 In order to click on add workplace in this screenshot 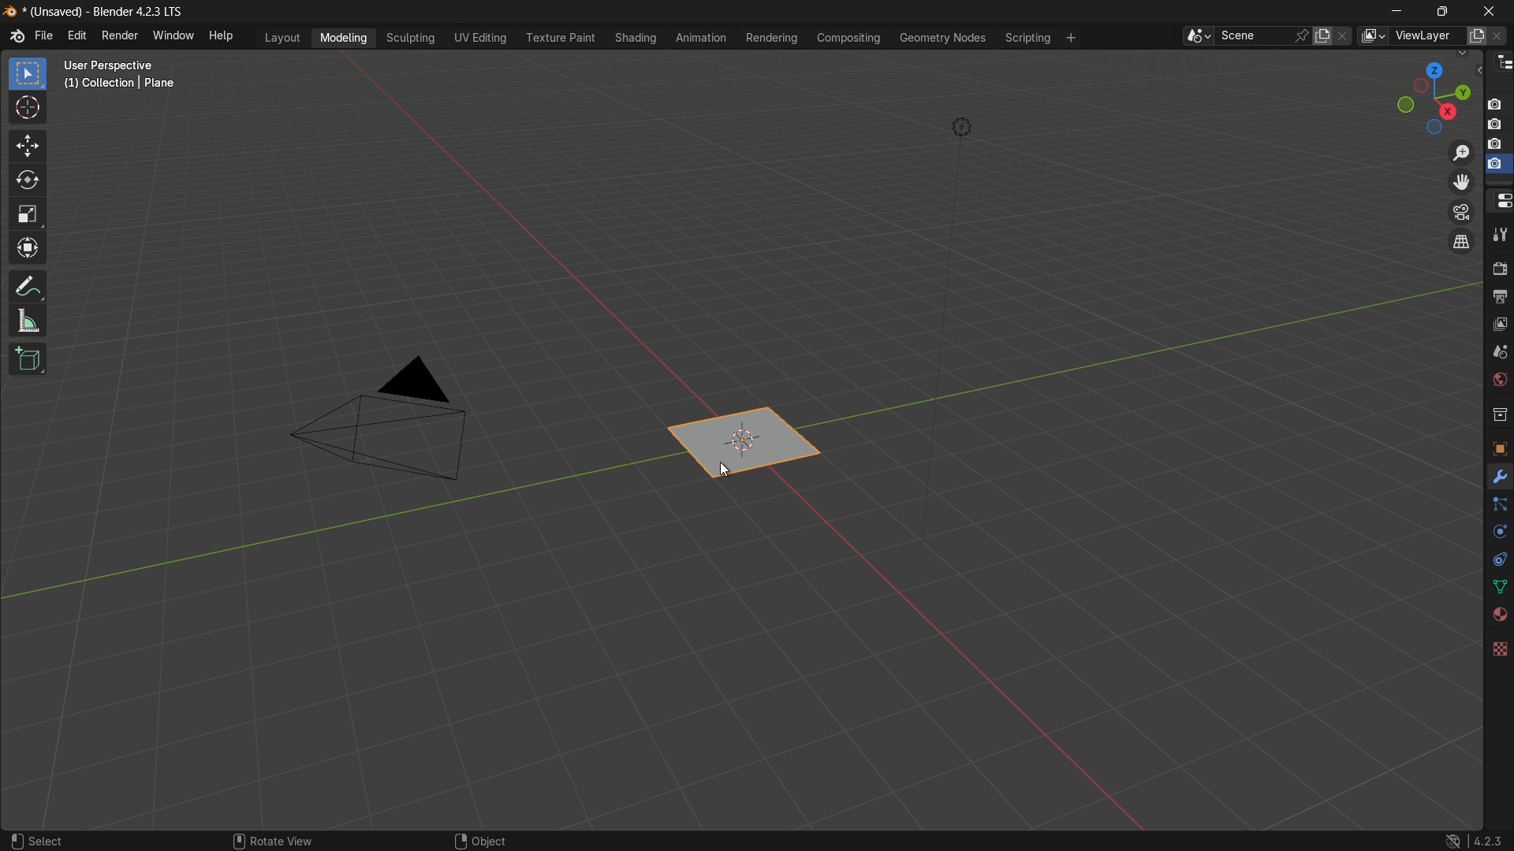, I will do `click(1071, 37)`.